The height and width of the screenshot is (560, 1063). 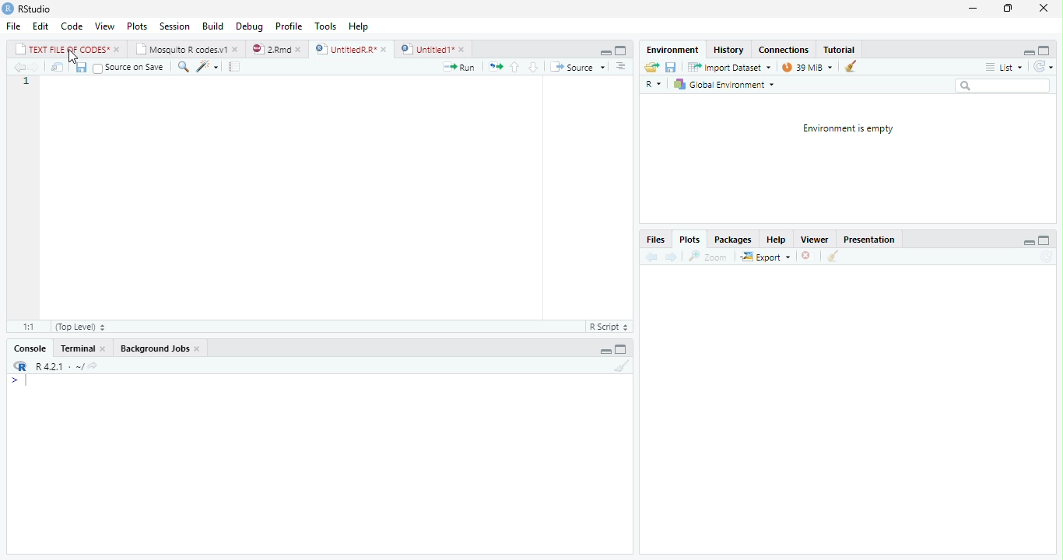 I want to click on Debug, so click(x=248, y=27).